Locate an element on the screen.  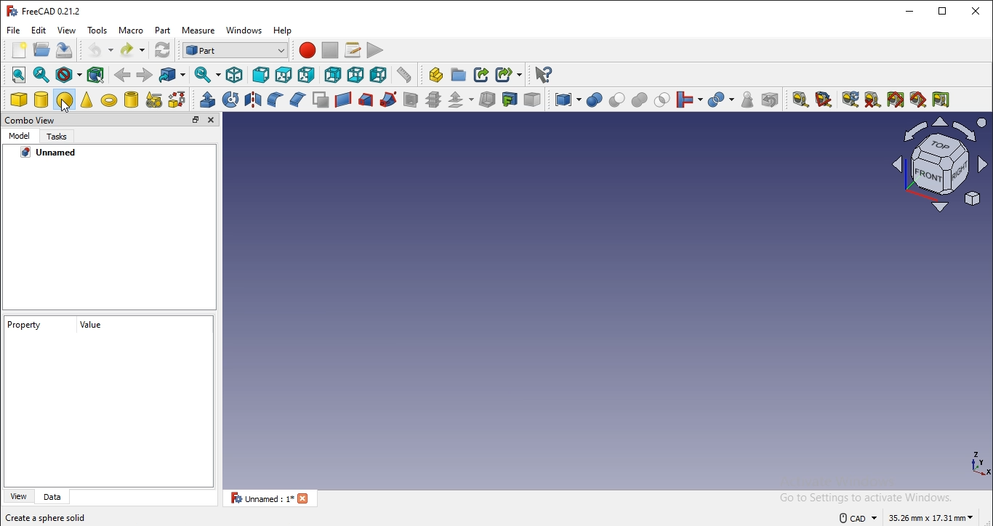
make link is located at coordinates (482, 75).